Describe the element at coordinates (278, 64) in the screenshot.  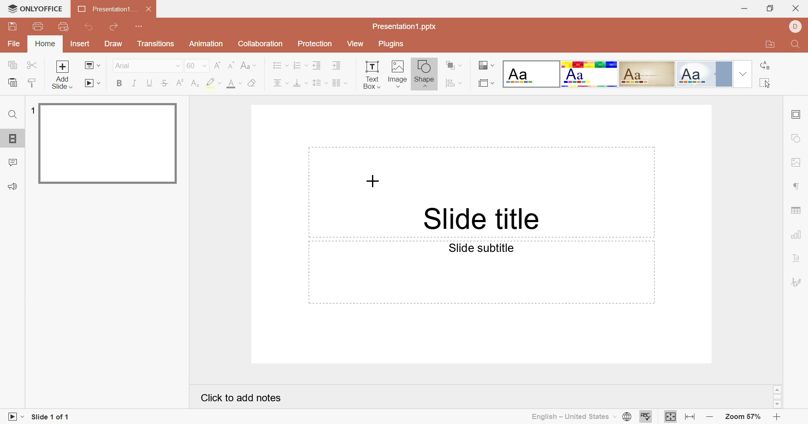
I see `Bullets` at that location.